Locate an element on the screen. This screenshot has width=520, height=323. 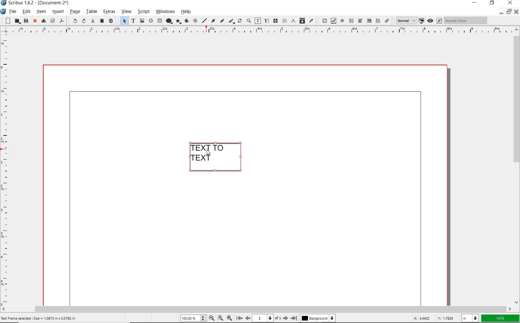
new is located at coordinates (6, 21).